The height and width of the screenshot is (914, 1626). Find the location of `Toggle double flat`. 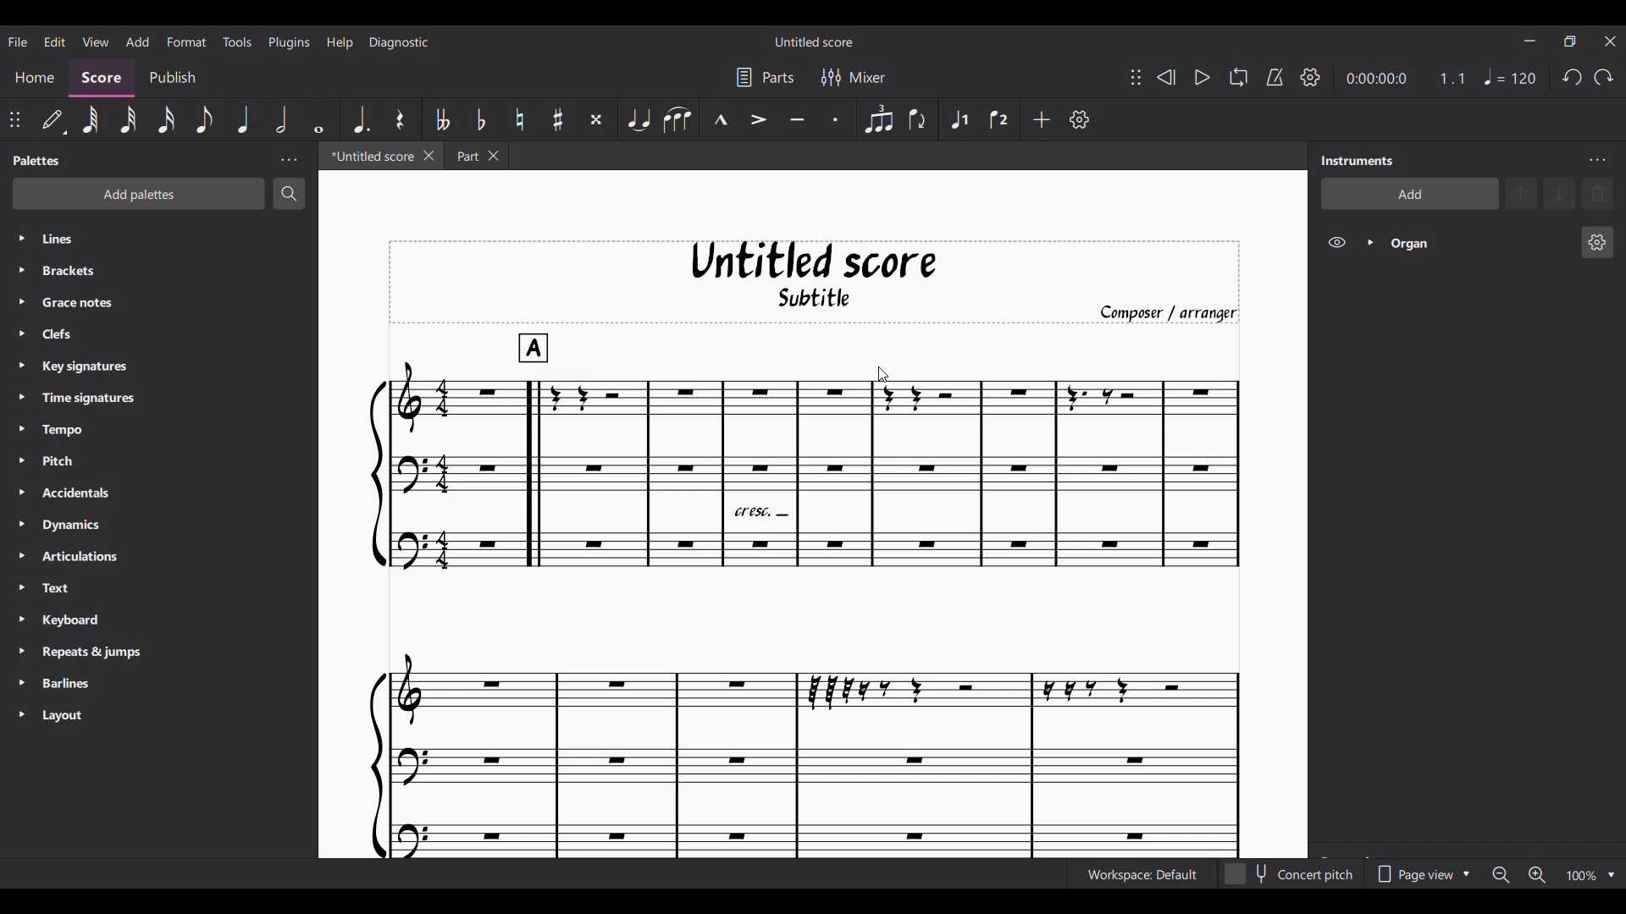

Toggle double flat is located at coordinates (443, 119).